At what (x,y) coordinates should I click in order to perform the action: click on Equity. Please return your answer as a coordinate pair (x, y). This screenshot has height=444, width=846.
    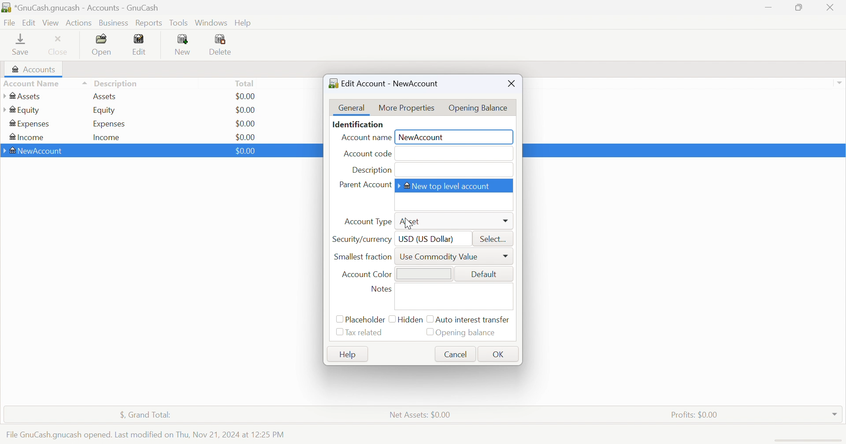
    Looking at the image, I should click on (22, 110).